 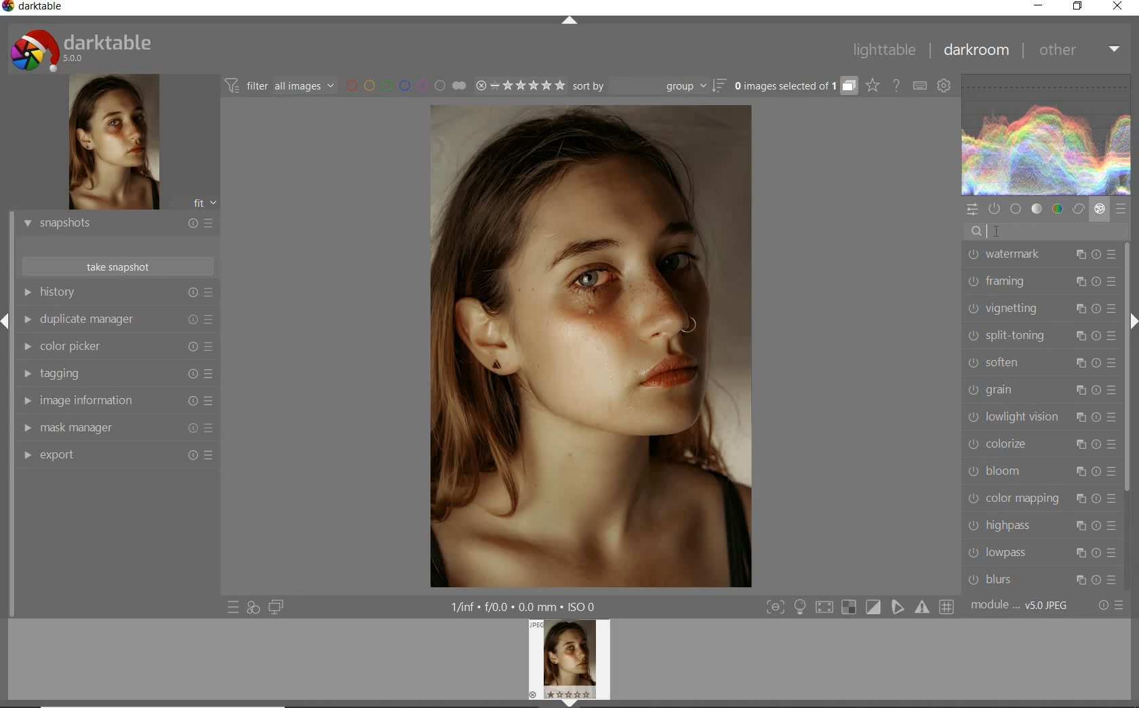 What do you see at coordinates (1040, 309) in the screenshot?
I see `vignetting` at bounding box center [1040, 309].